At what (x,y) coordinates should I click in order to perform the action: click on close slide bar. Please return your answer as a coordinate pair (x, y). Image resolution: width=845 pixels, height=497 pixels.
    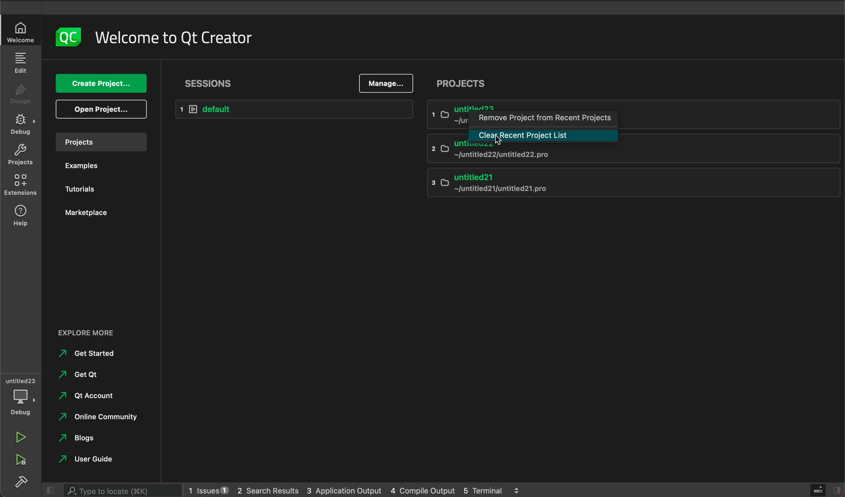
    Looking at the image, I should click on (822, 490).